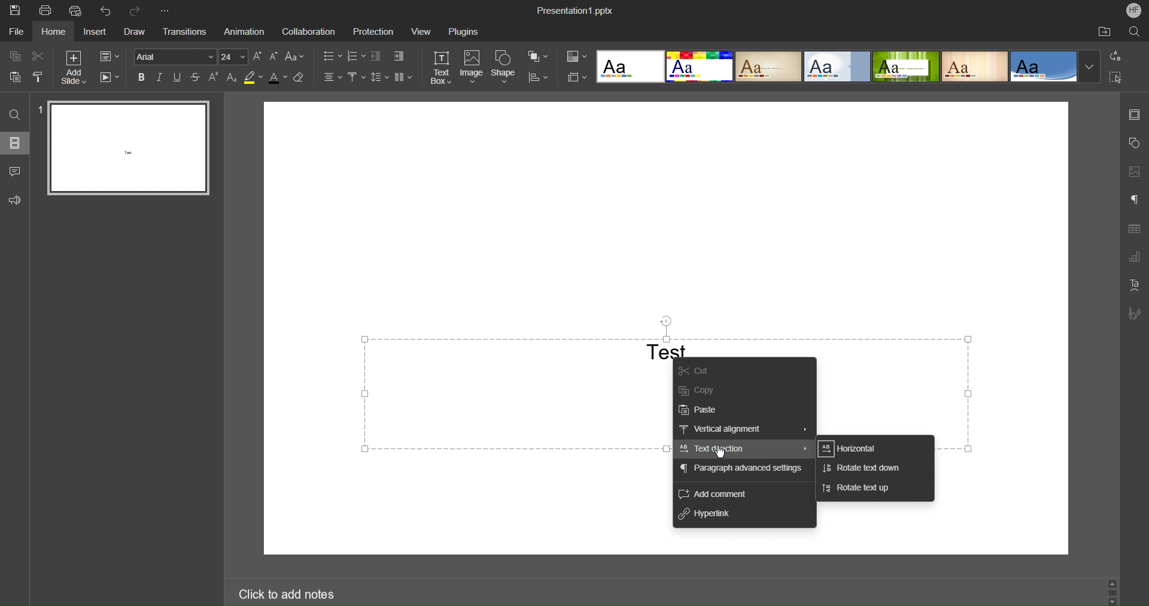 This screenshot has width=1149, height=606. Describe the element at coordinates (707, 389) in the screenshot. I see `Copy` at that location.